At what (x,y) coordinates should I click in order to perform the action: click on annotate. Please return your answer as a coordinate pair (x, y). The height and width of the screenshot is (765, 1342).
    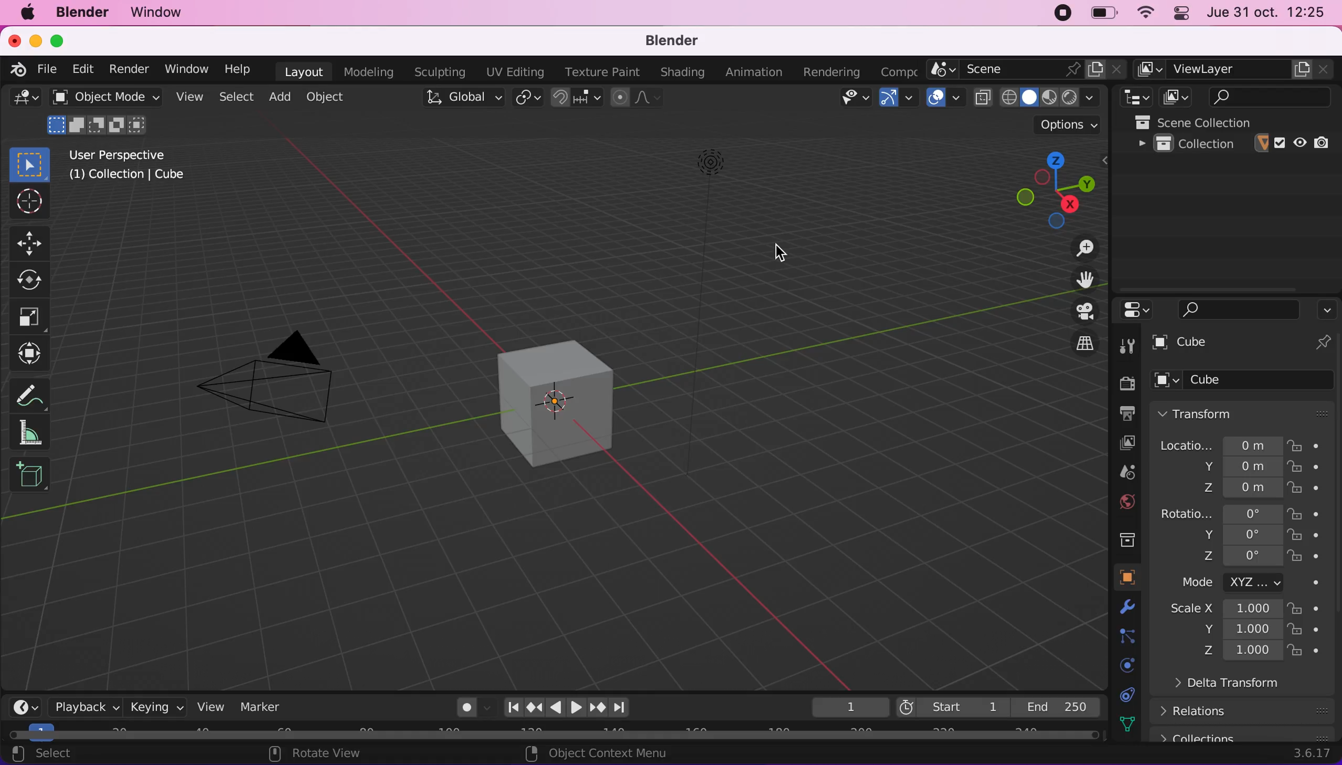
    Looking at the image, I should click on (37, 433).